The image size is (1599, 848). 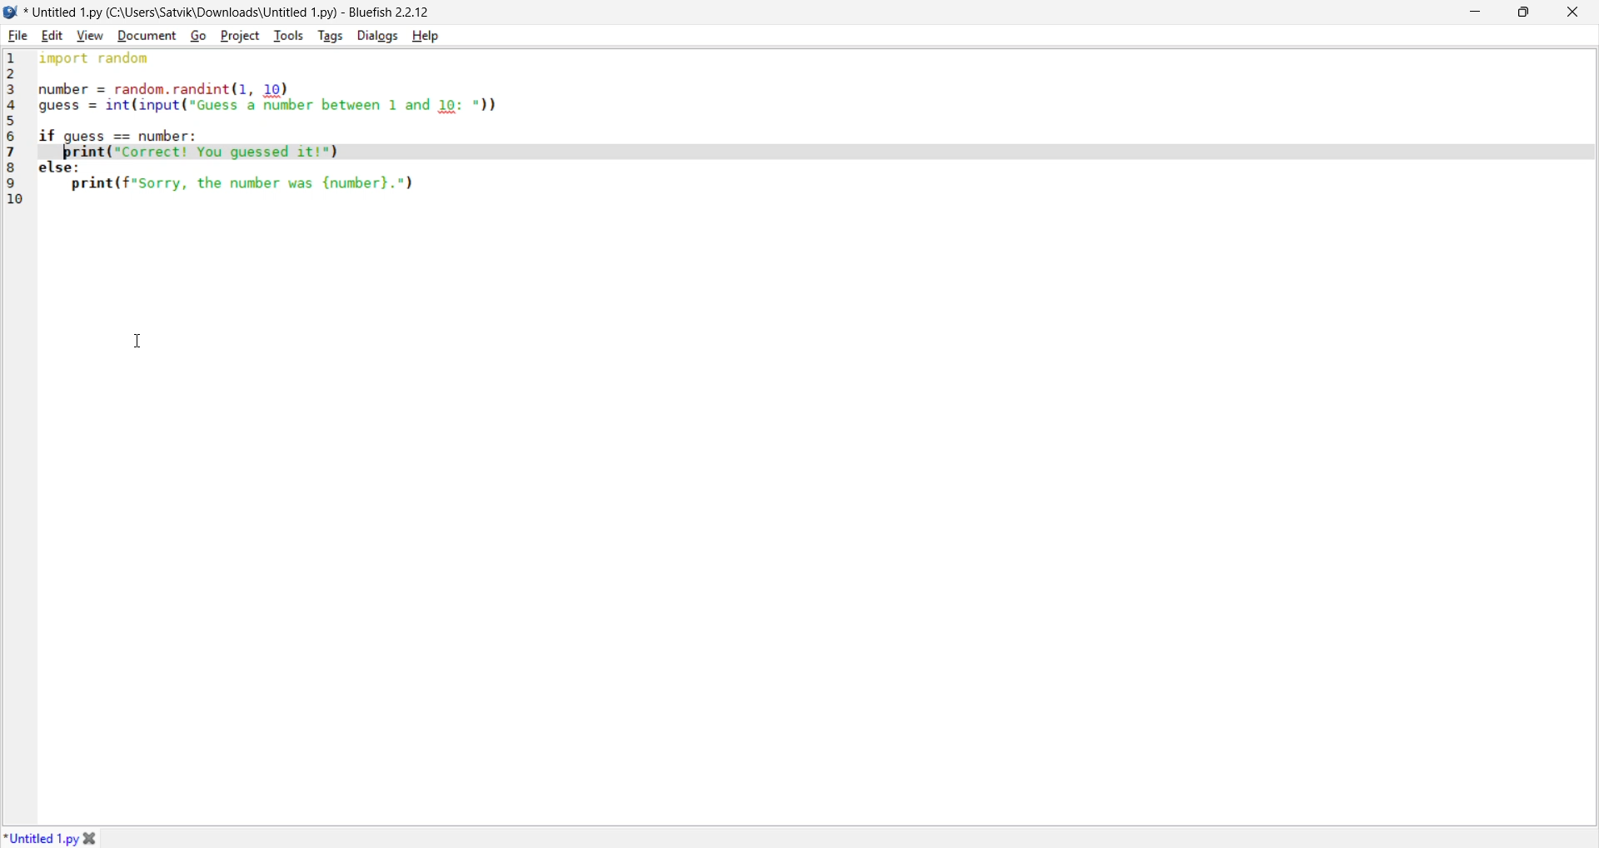 I want to click on 1 import random 2 number = random.randint(1, 10) 3 guess = int(input(“Guess a number between 1 and 10: ")) 5 6 if guess == number:, so click(x=288, y=97).